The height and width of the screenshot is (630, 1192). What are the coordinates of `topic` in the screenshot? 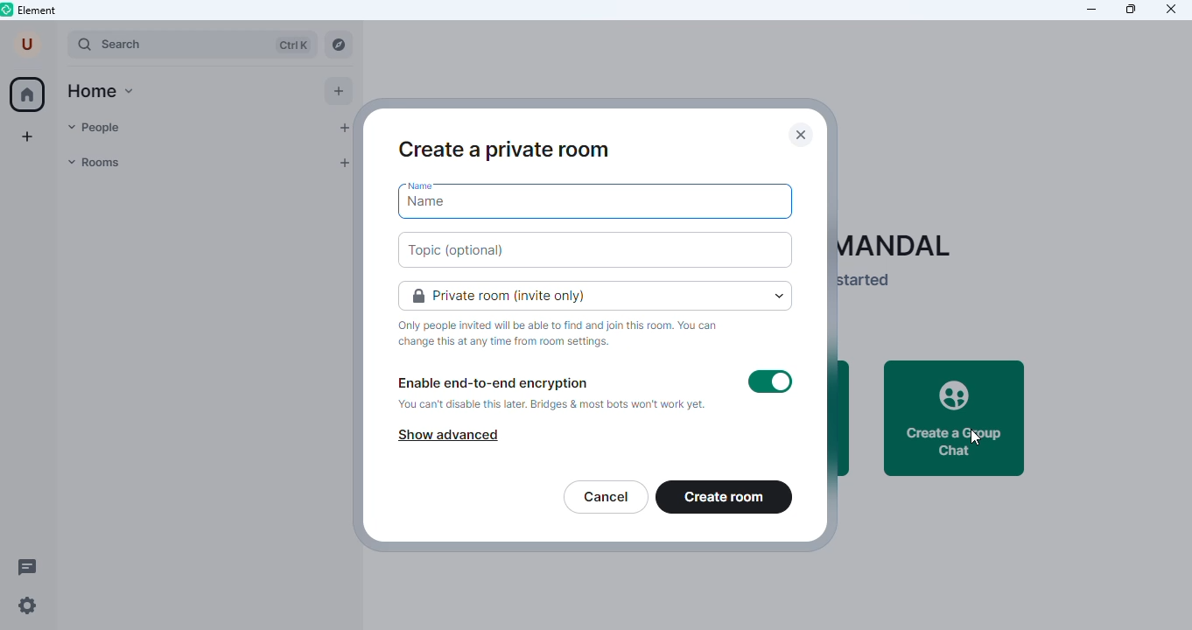 It's located at (598, 250).